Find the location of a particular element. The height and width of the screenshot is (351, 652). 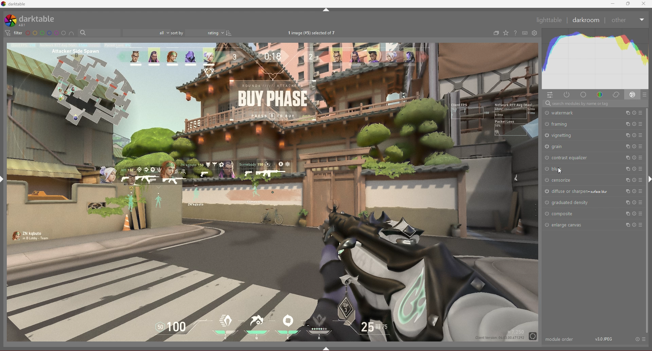

framing is located at coordinates (572, 124).